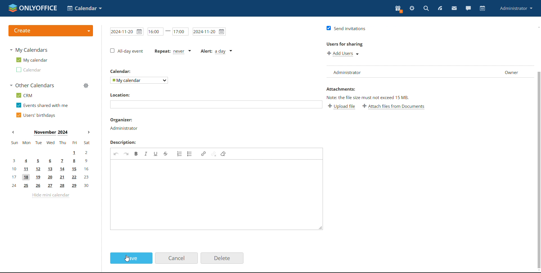 This screenshot has height=273, width=541. Describe the element at coordinates (139, 80) in the screenshot. I see `select calendar` at that location.